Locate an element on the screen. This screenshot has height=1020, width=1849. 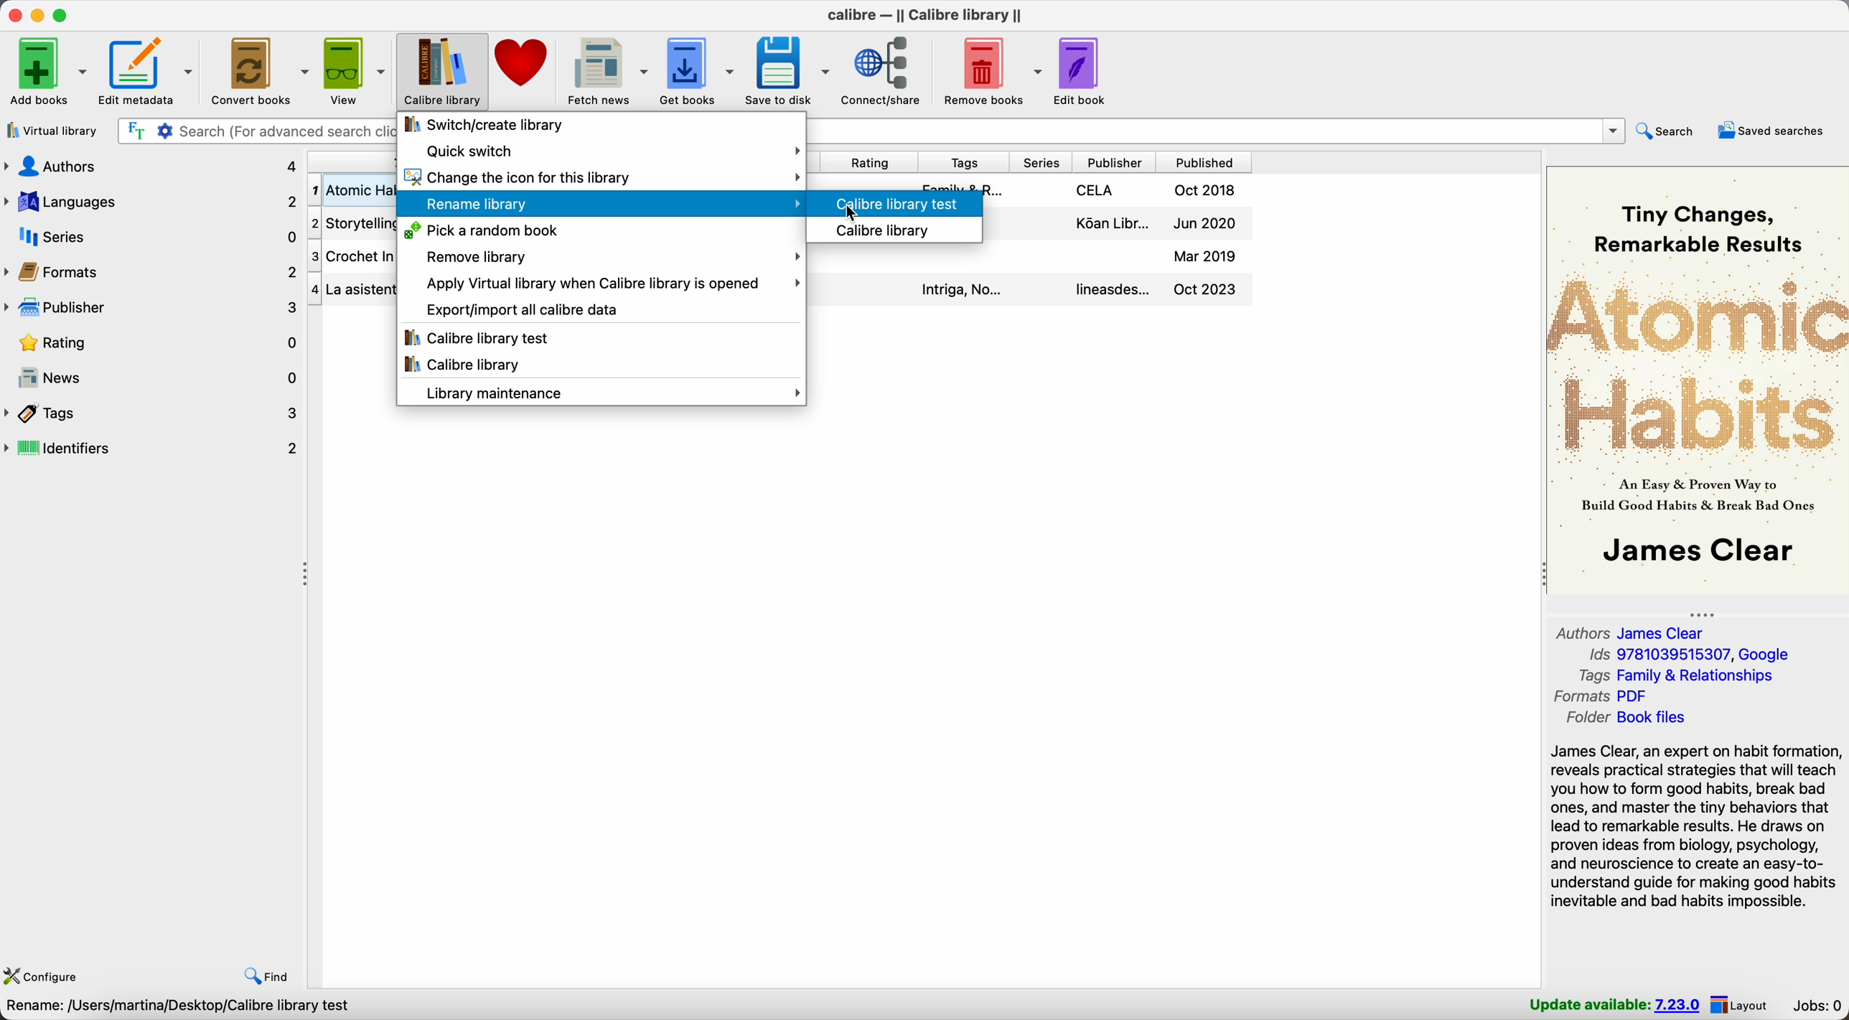
convert books is located at coordinates (260, 70).